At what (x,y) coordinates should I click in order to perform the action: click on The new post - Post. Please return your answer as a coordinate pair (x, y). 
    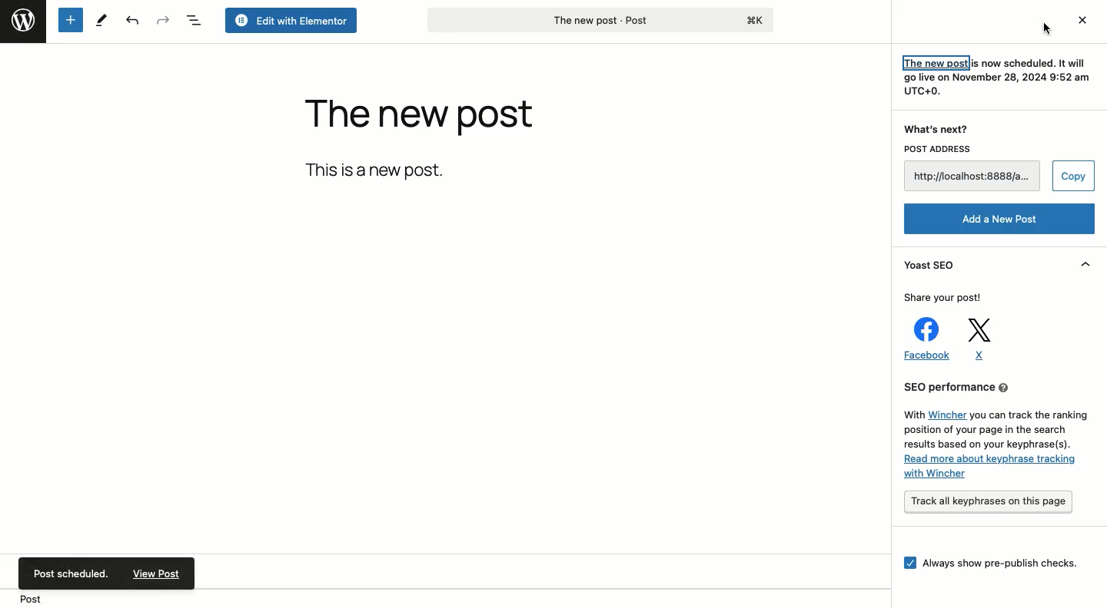
    Looking at the image, I should click on (599, 21).